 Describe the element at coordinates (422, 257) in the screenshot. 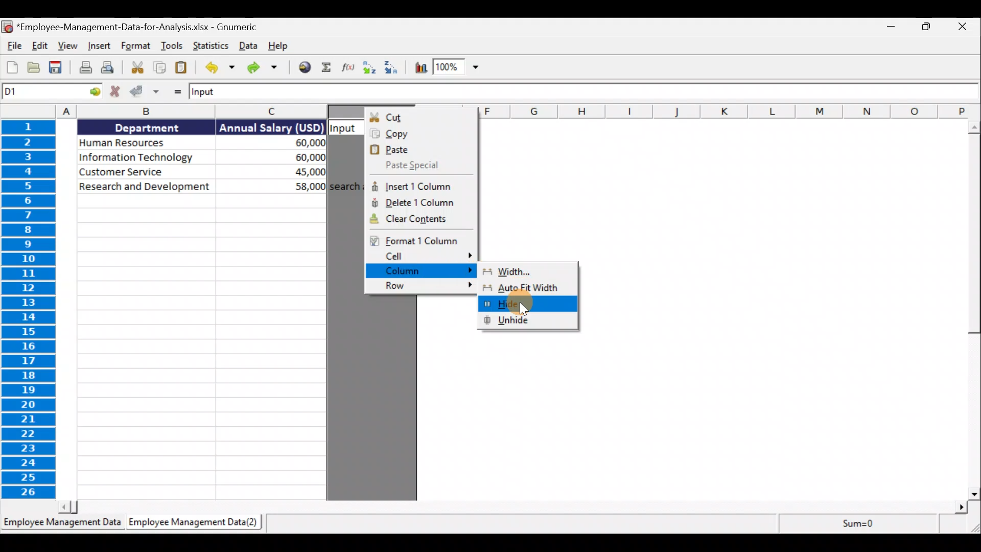

I see `Cell` at that location.